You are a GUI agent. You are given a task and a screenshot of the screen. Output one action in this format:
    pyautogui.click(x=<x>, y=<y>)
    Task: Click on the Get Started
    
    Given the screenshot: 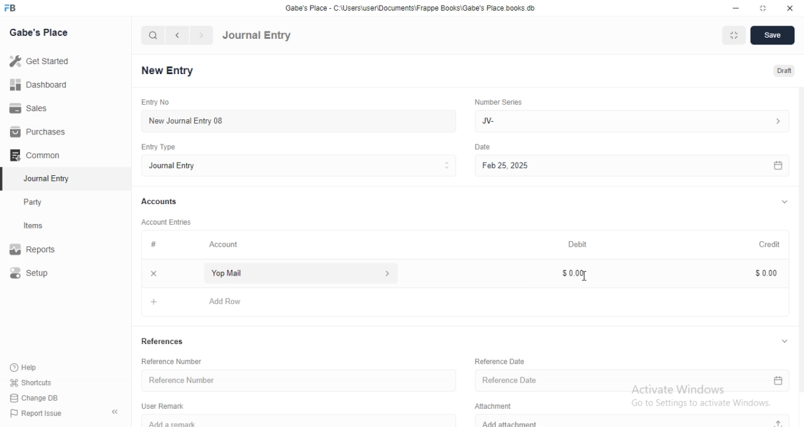 What is the action you would take?
    pyautogui.click(x=43, y=63)
    